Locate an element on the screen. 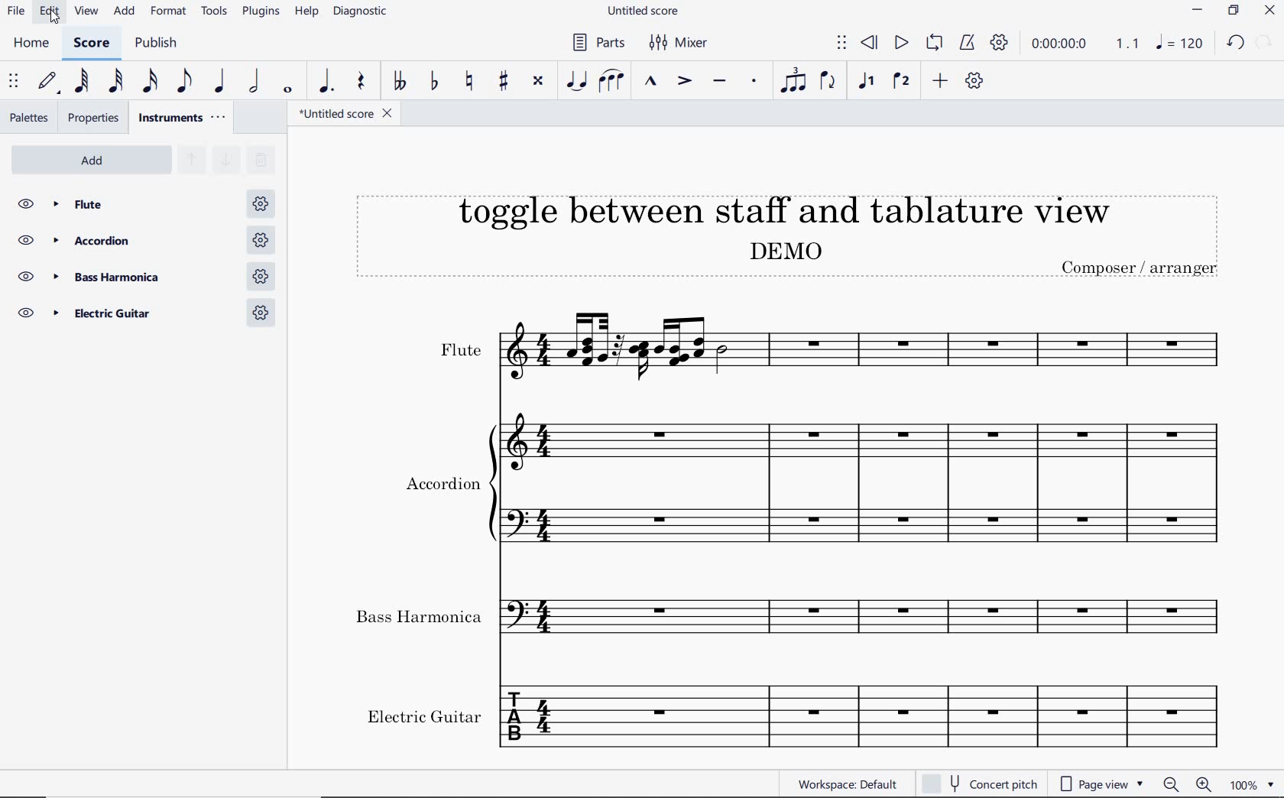 This screenshot has height=798, width=1284. workspace: default is located at coordinates (848, 783).